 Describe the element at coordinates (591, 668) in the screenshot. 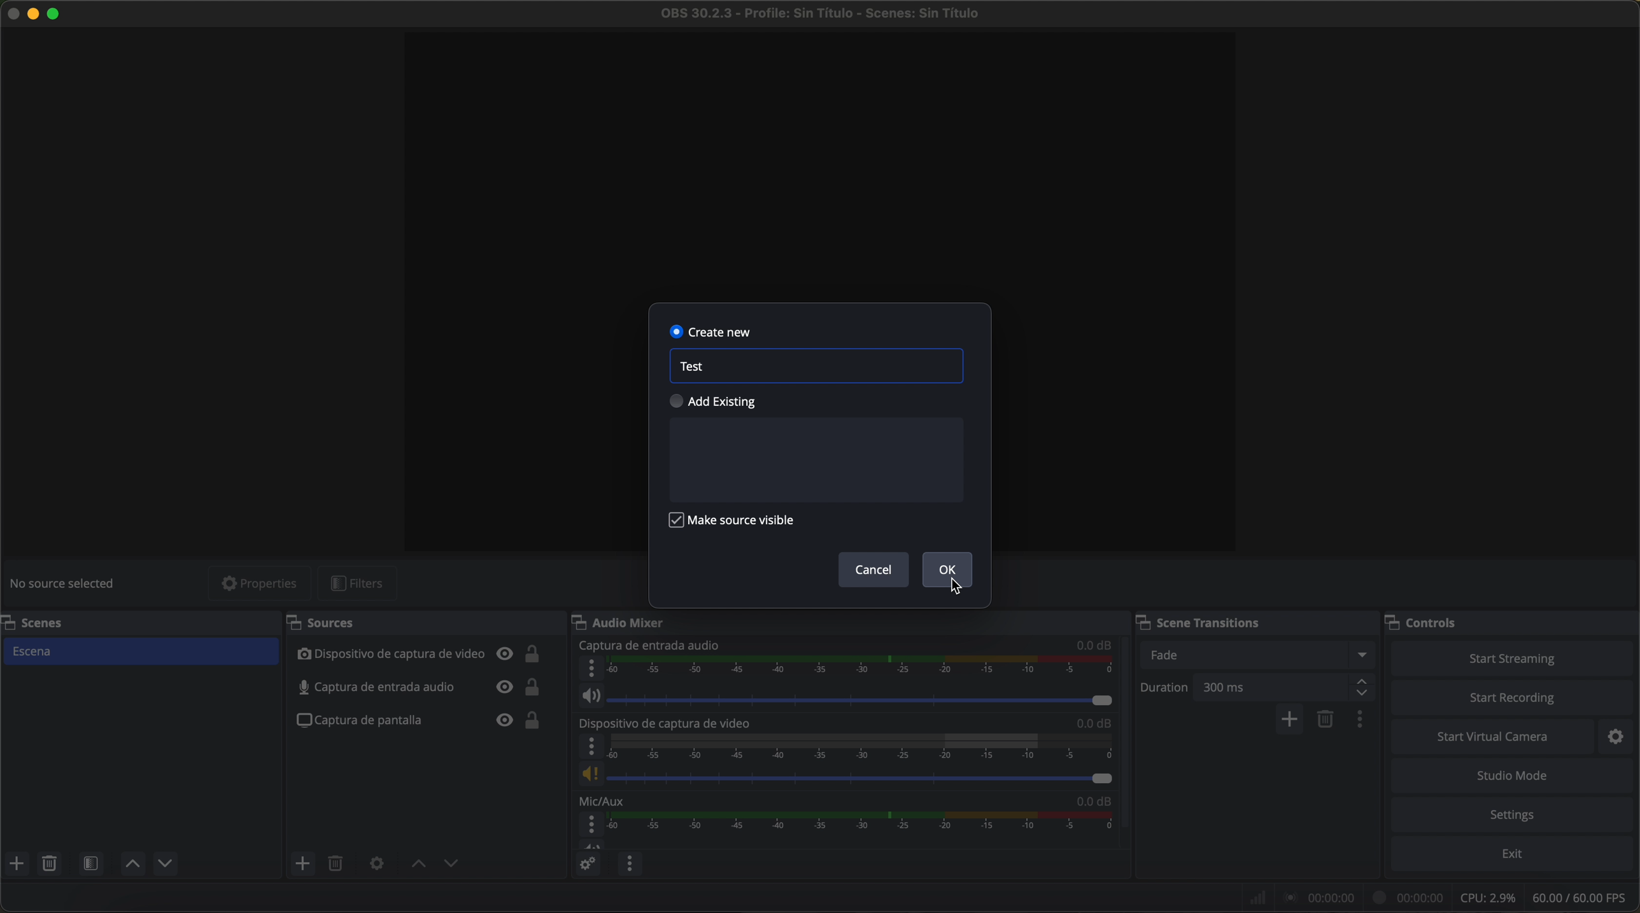

I see `more options` at that location.